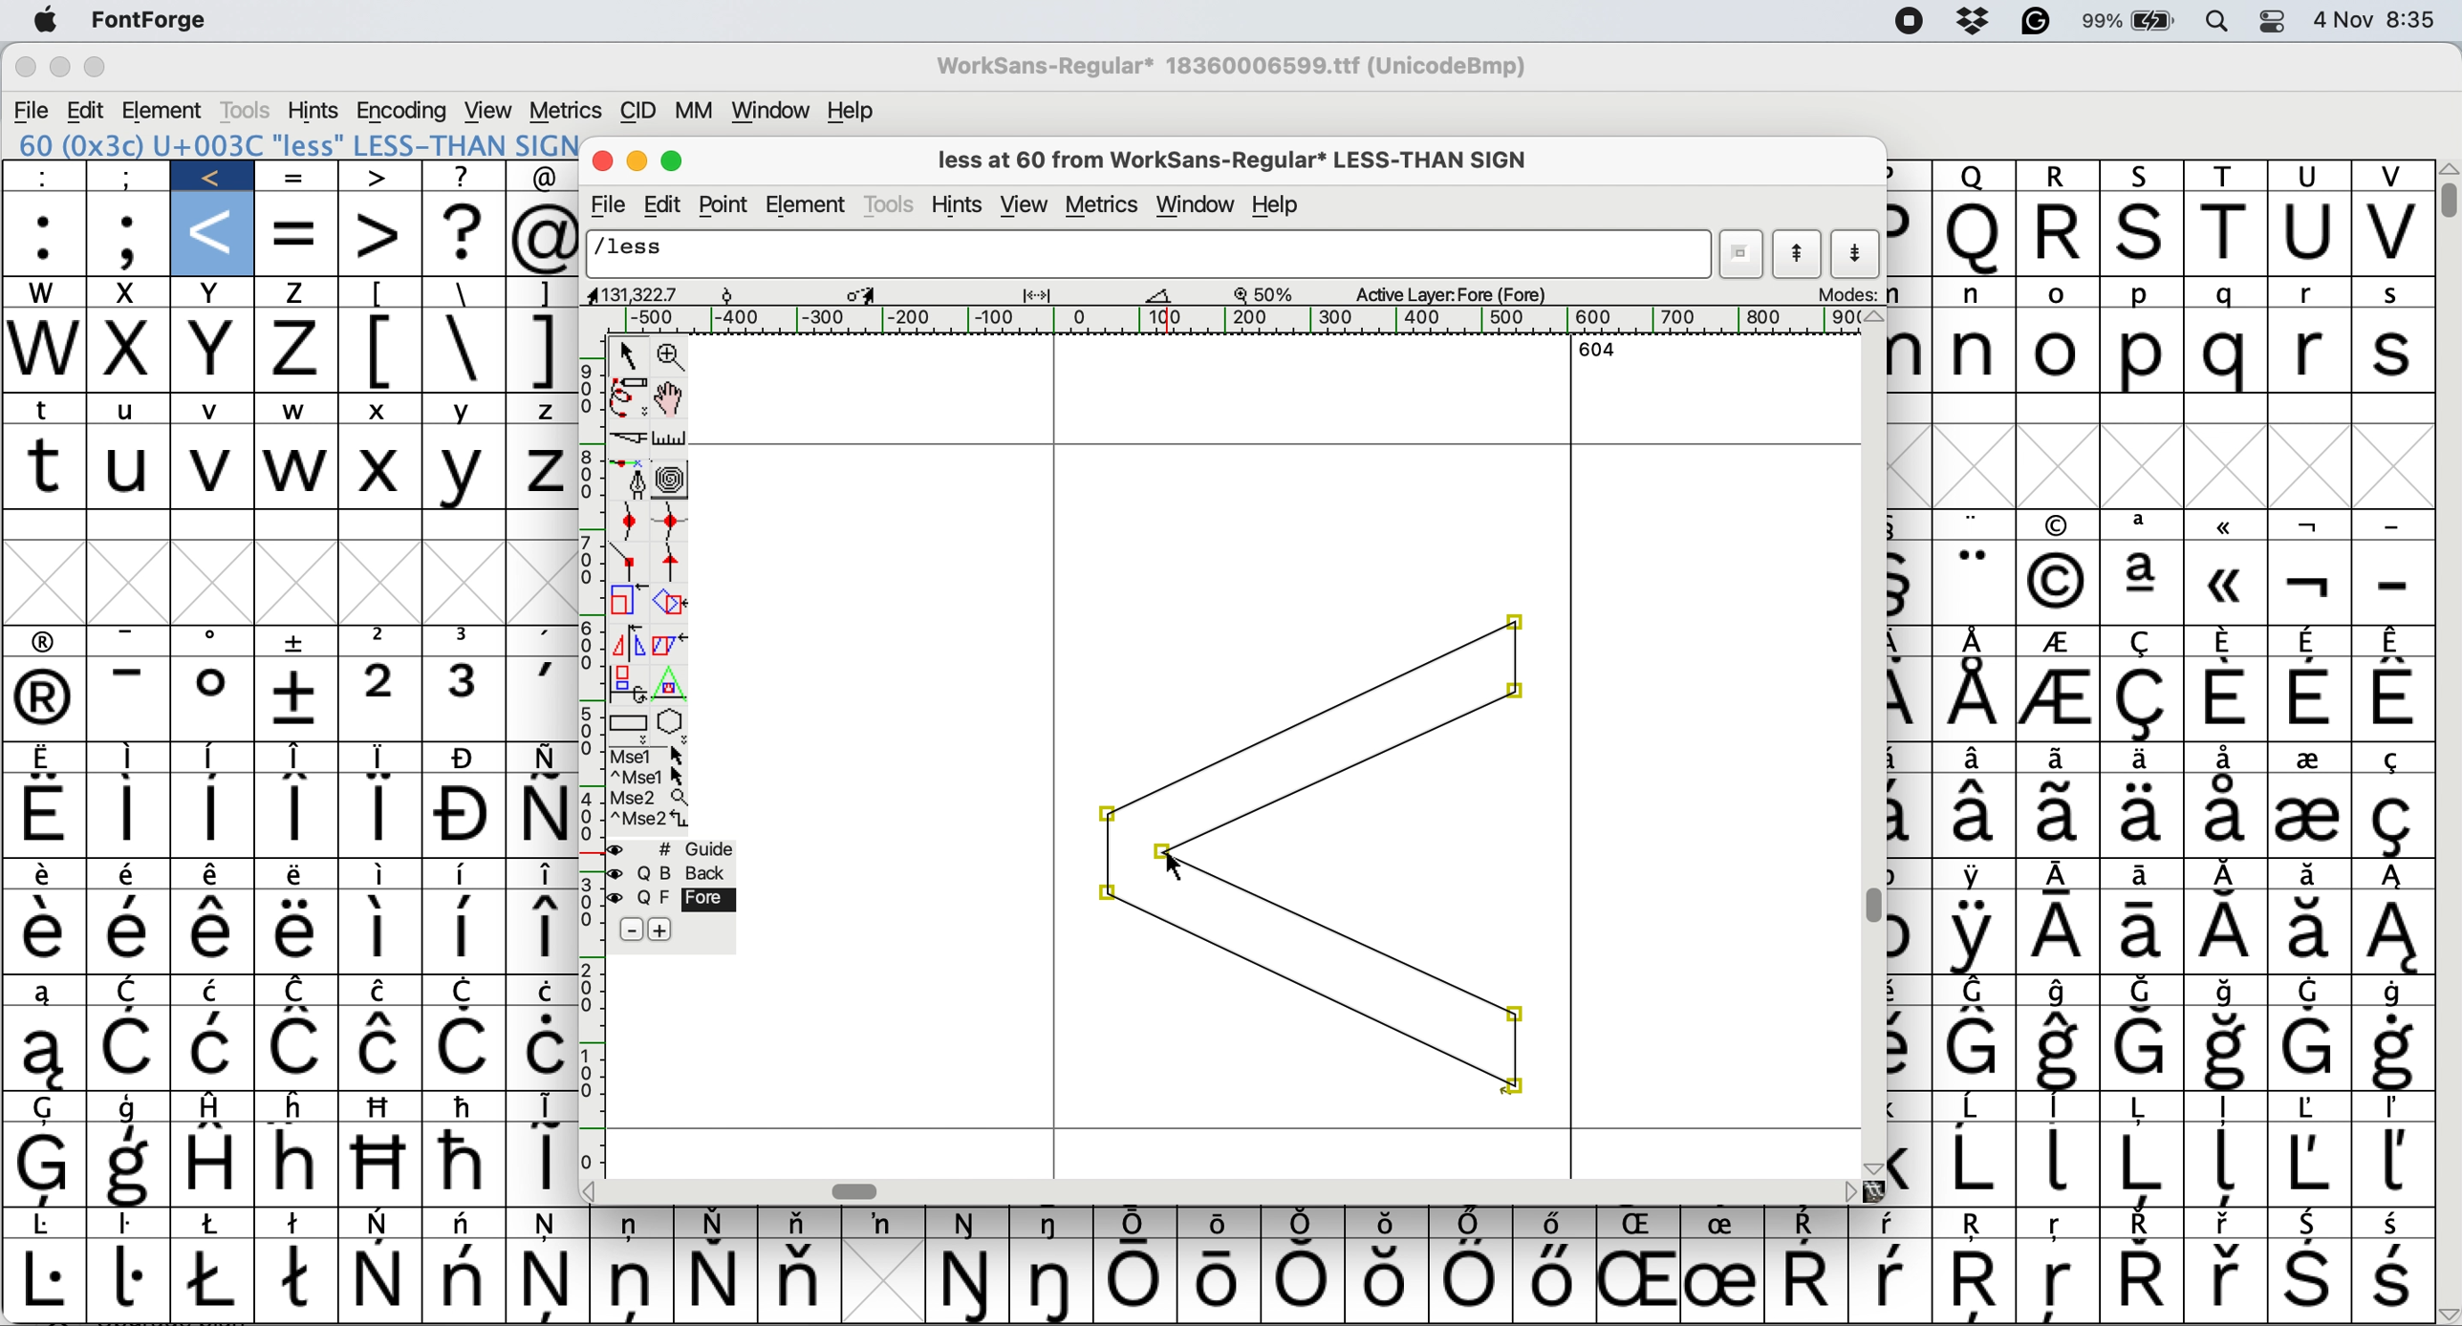 This screenshot has width=2462, height=1326. Describe the element at coordinates (48, 644) in the screenshot. I see `Symbol` at that location.